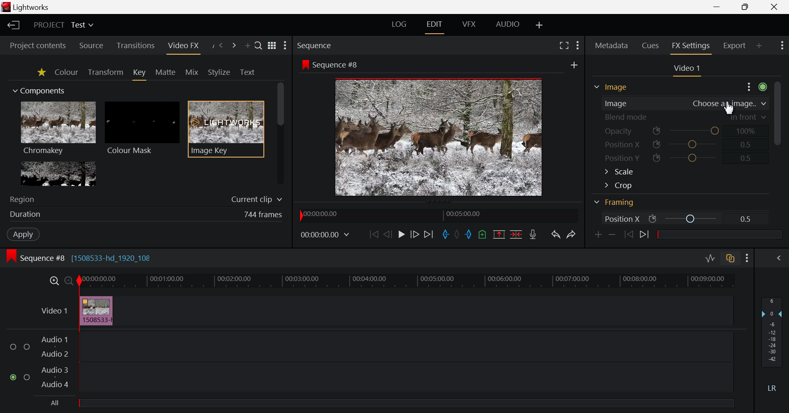 Image resolution: width=789 pixels, height=413 pixels. Describe the element at coordinates (757, 86) in the screenshot. I see `Show Settings` at that location.